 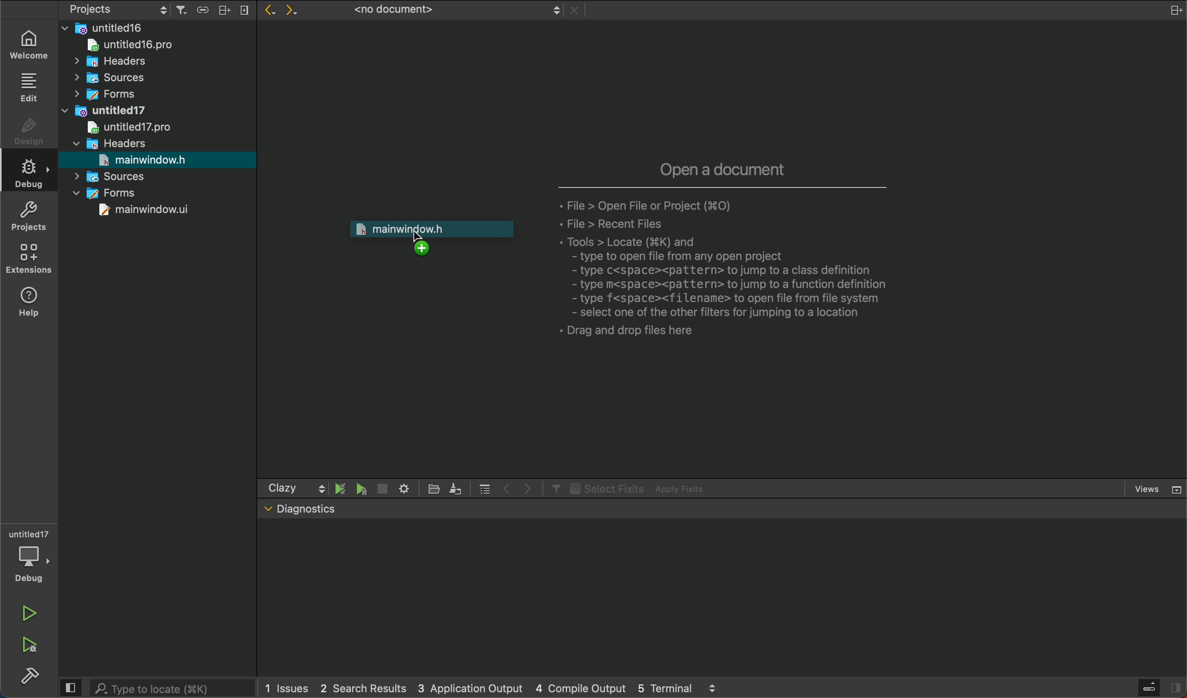 I want to click on 5 Terminal, so click(x=665, y=687).